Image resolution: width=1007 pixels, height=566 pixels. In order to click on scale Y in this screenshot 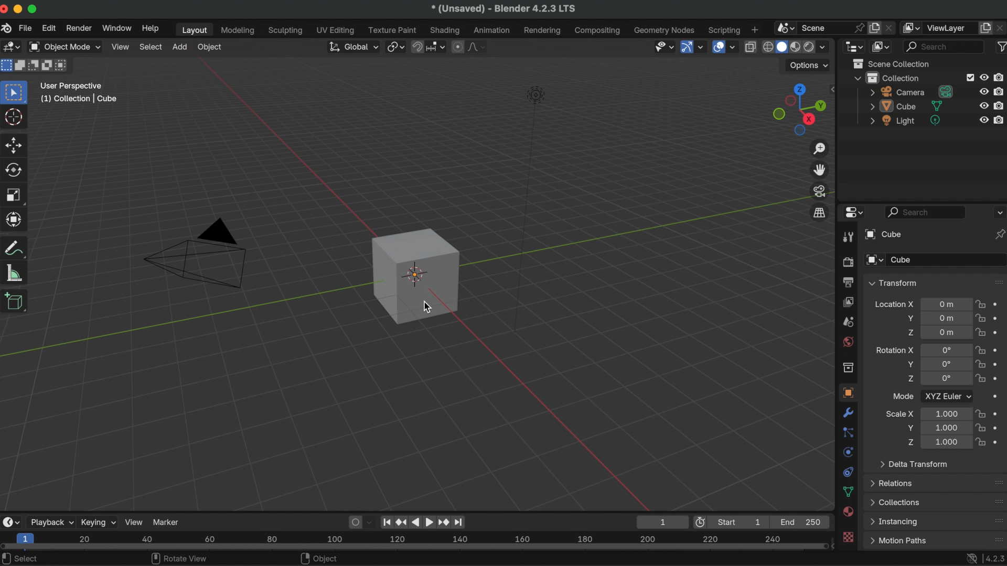, I will do `click(907, 428)`.